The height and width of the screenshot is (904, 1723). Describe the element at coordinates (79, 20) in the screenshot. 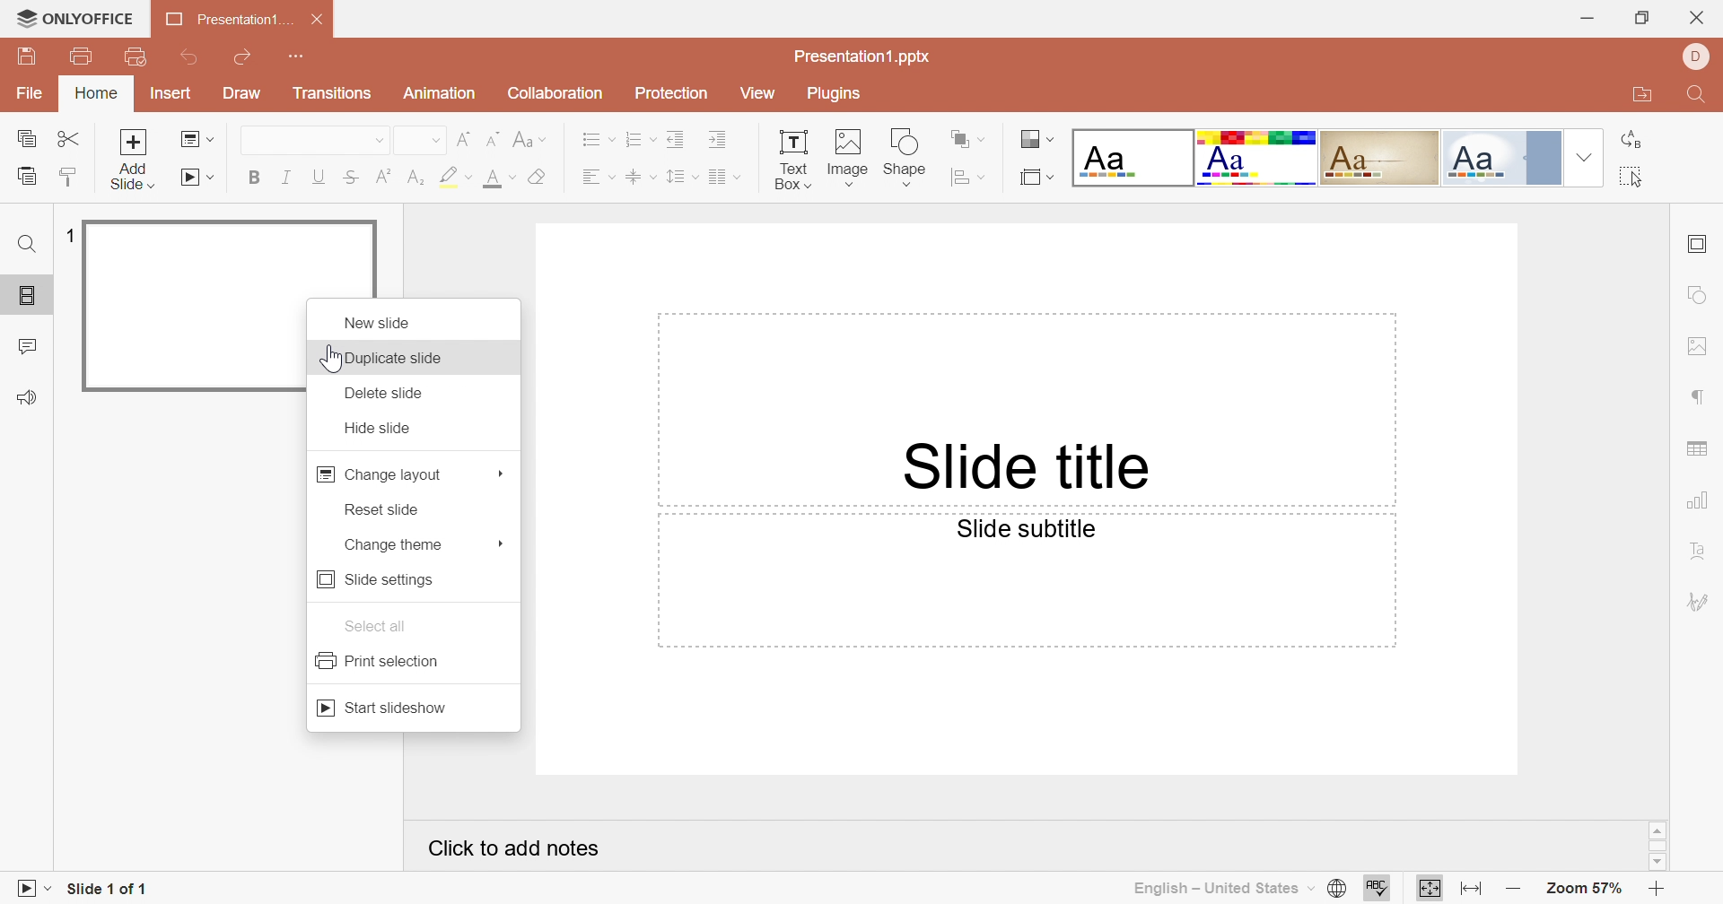

I see `ONLYOFFICE` at that location.